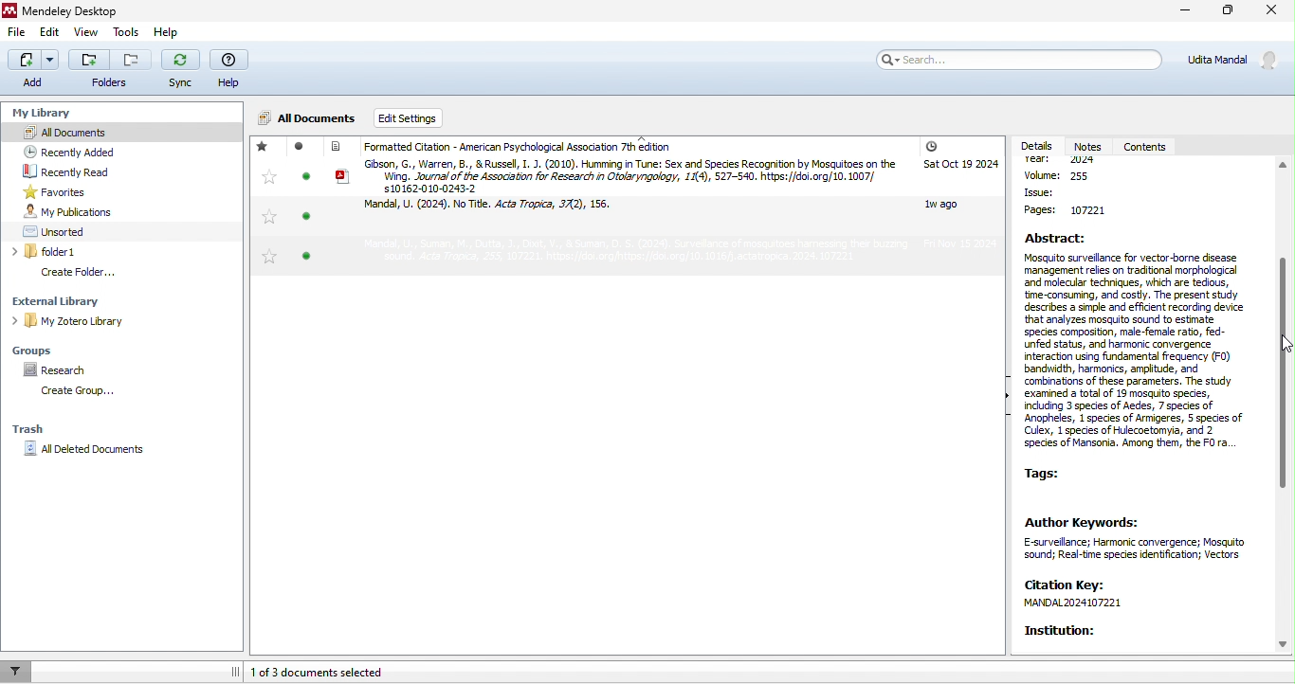 This screenshot has width=1295, height=684. Describe the element at coordinates (181, 71) in the screenshot. I see `sync` at that location.